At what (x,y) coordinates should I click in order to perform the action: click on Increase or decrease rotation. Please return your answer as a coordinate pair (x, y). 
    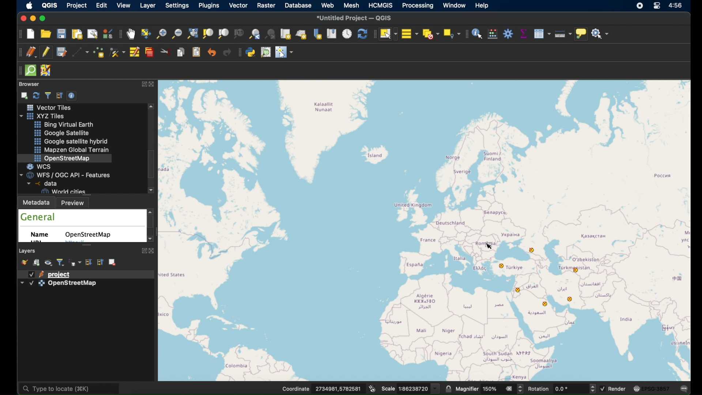
    Looking at the image, I should click on (592, 388).